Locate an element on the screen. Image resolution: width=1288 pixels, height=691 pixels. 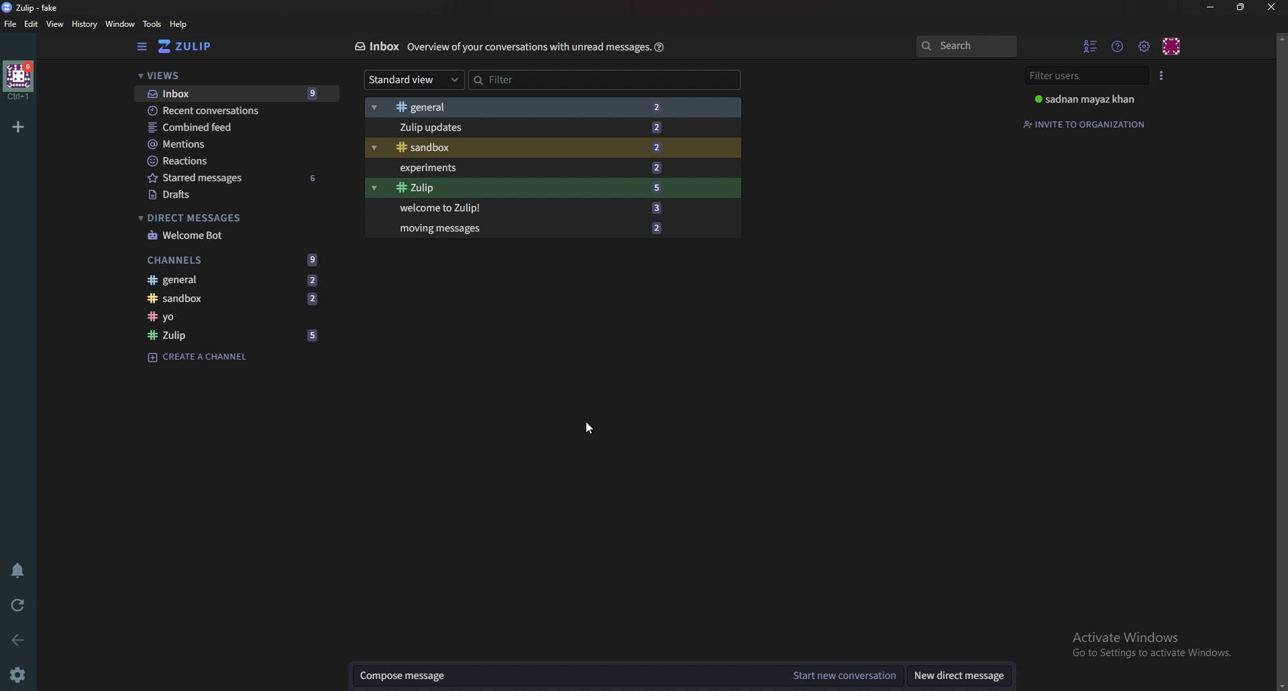
Info is located at coordinates (527, 47).